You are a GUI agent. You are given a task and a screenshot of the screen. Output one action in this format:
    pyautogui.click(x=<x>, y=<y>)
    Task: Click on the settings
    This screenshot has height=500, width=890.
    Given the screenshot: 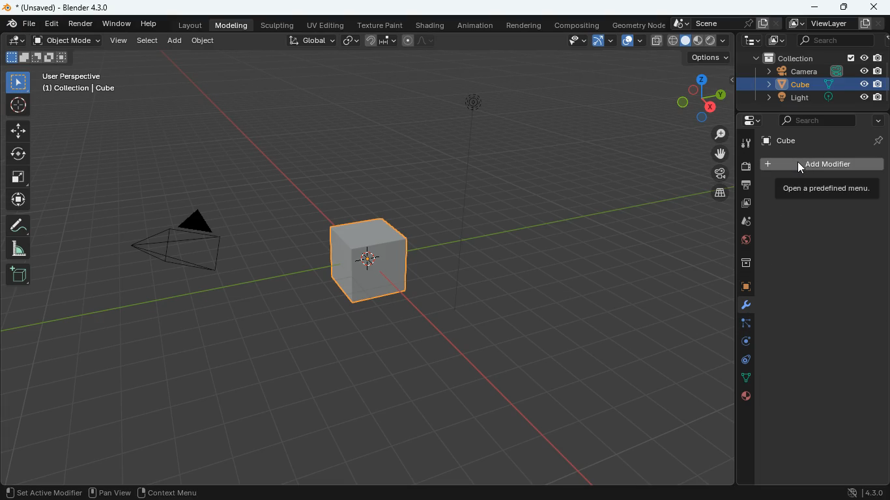 What is the action you would take?
    pyautogui.click(x=749, y=120)
    